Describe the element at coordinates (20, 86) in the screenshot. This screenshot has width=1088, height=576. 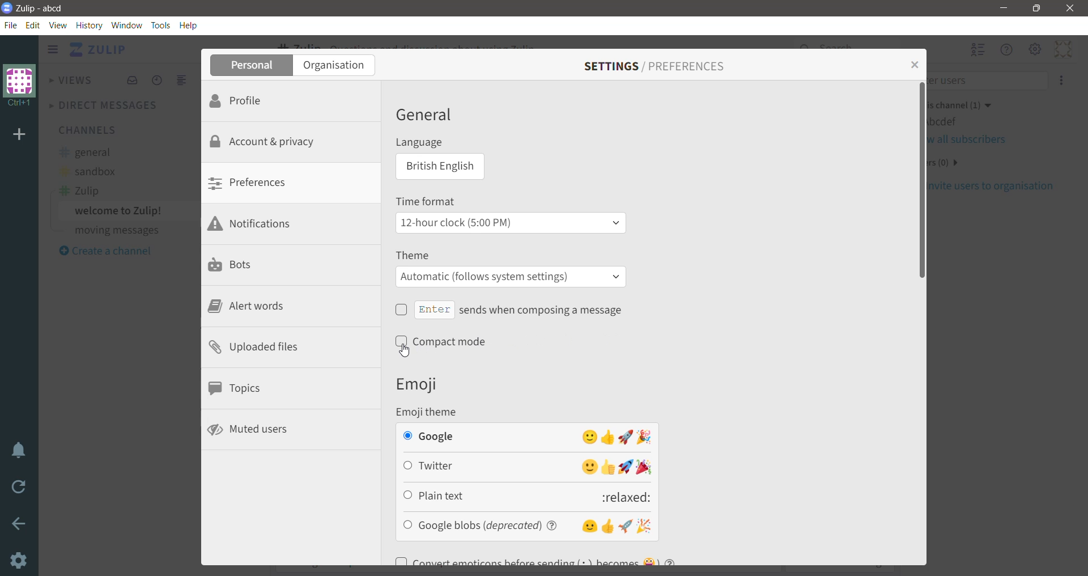
I see `Organization Name` at that location.